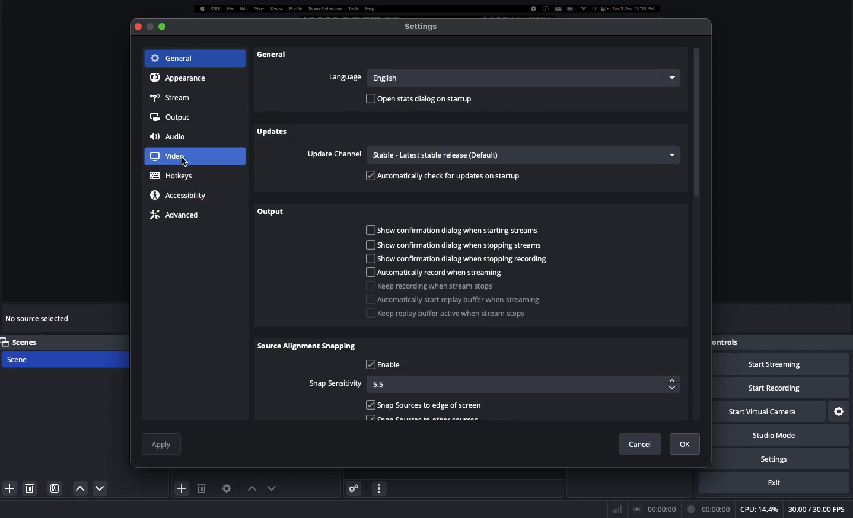  Describe the element at coordinates (456, 230) in the screenshot. I see `Show confirmation dialog when starting streams` at that location.